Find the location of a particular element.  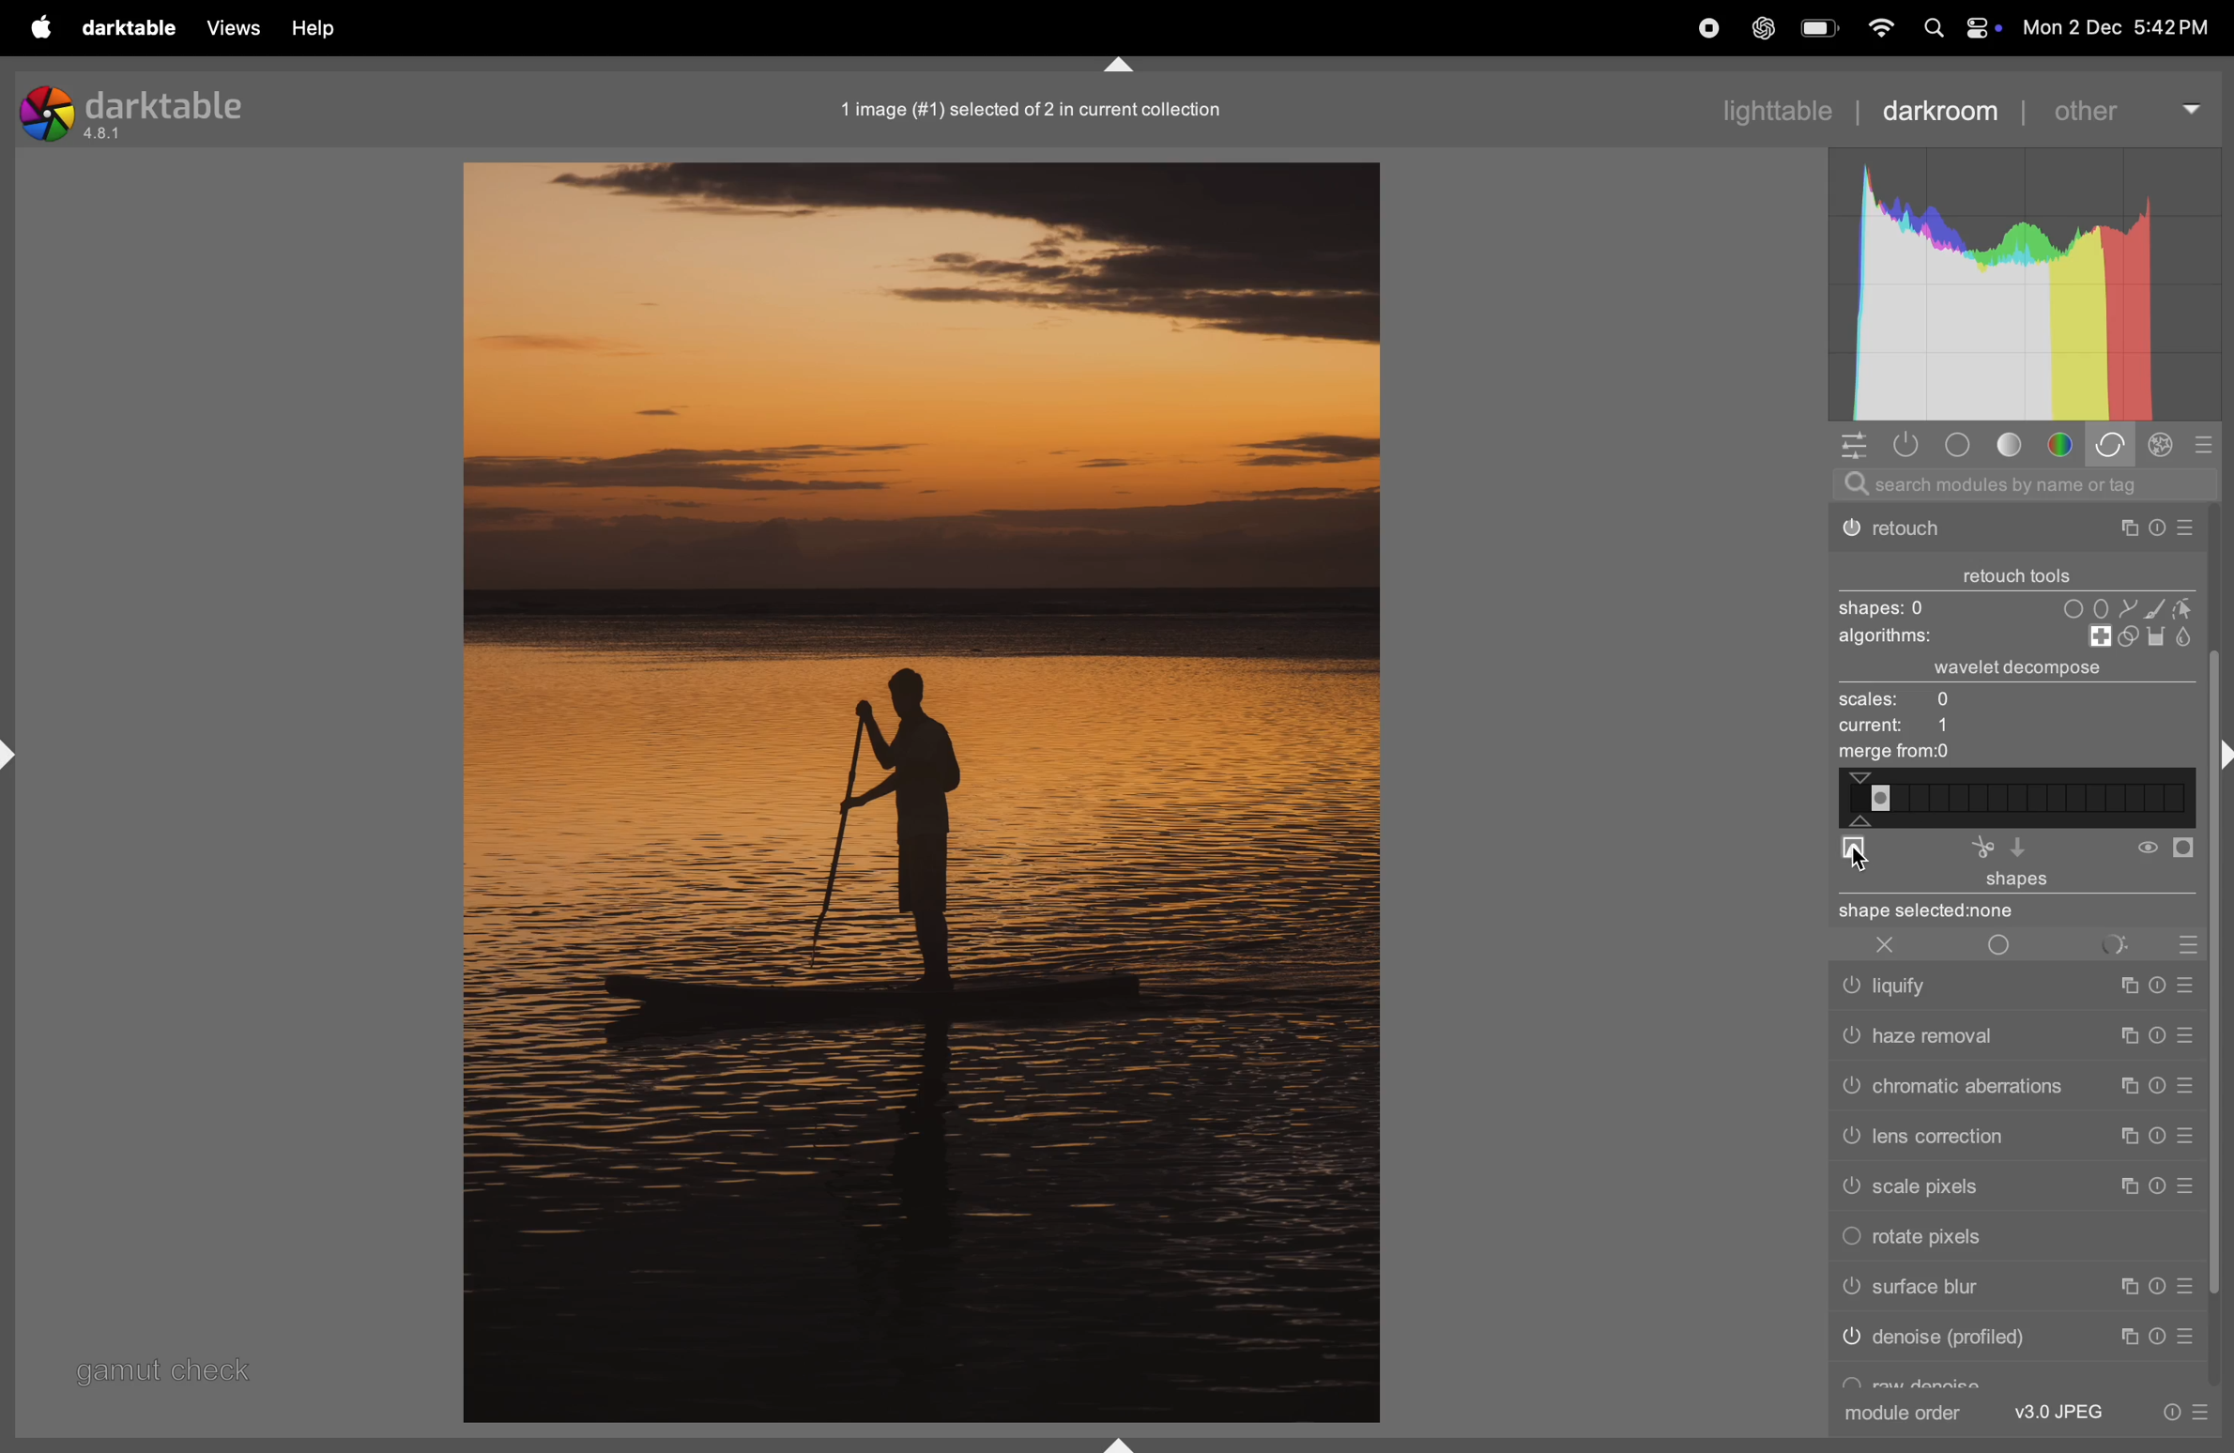

other is located at coordinates (2125, 109).